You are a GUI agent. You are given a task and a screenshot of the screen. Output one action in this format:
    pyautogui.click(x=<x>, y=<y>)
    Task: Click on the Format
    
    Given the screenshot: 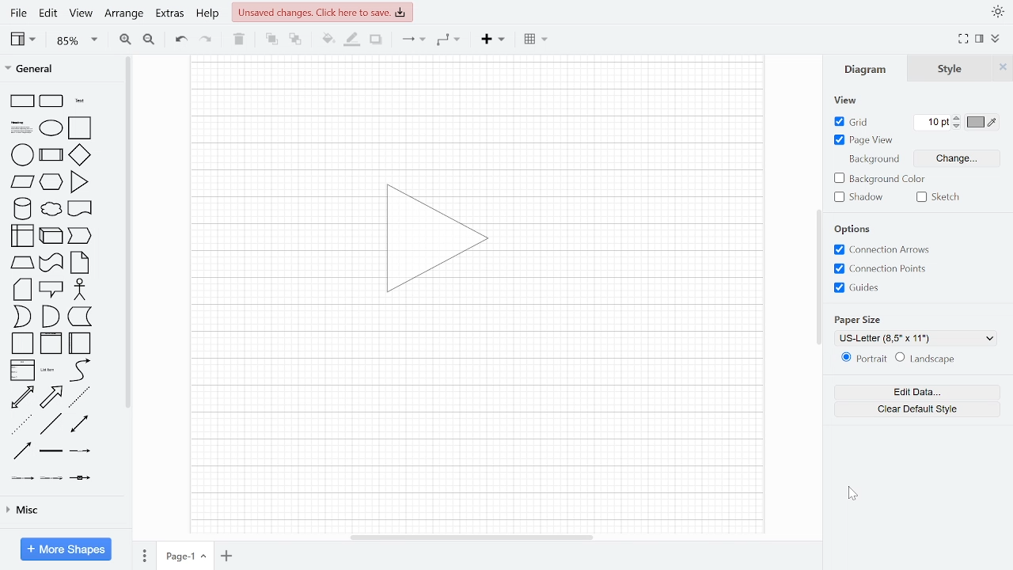 What is the action you would take?
    pyautogui.click(x=980, y=38)
    